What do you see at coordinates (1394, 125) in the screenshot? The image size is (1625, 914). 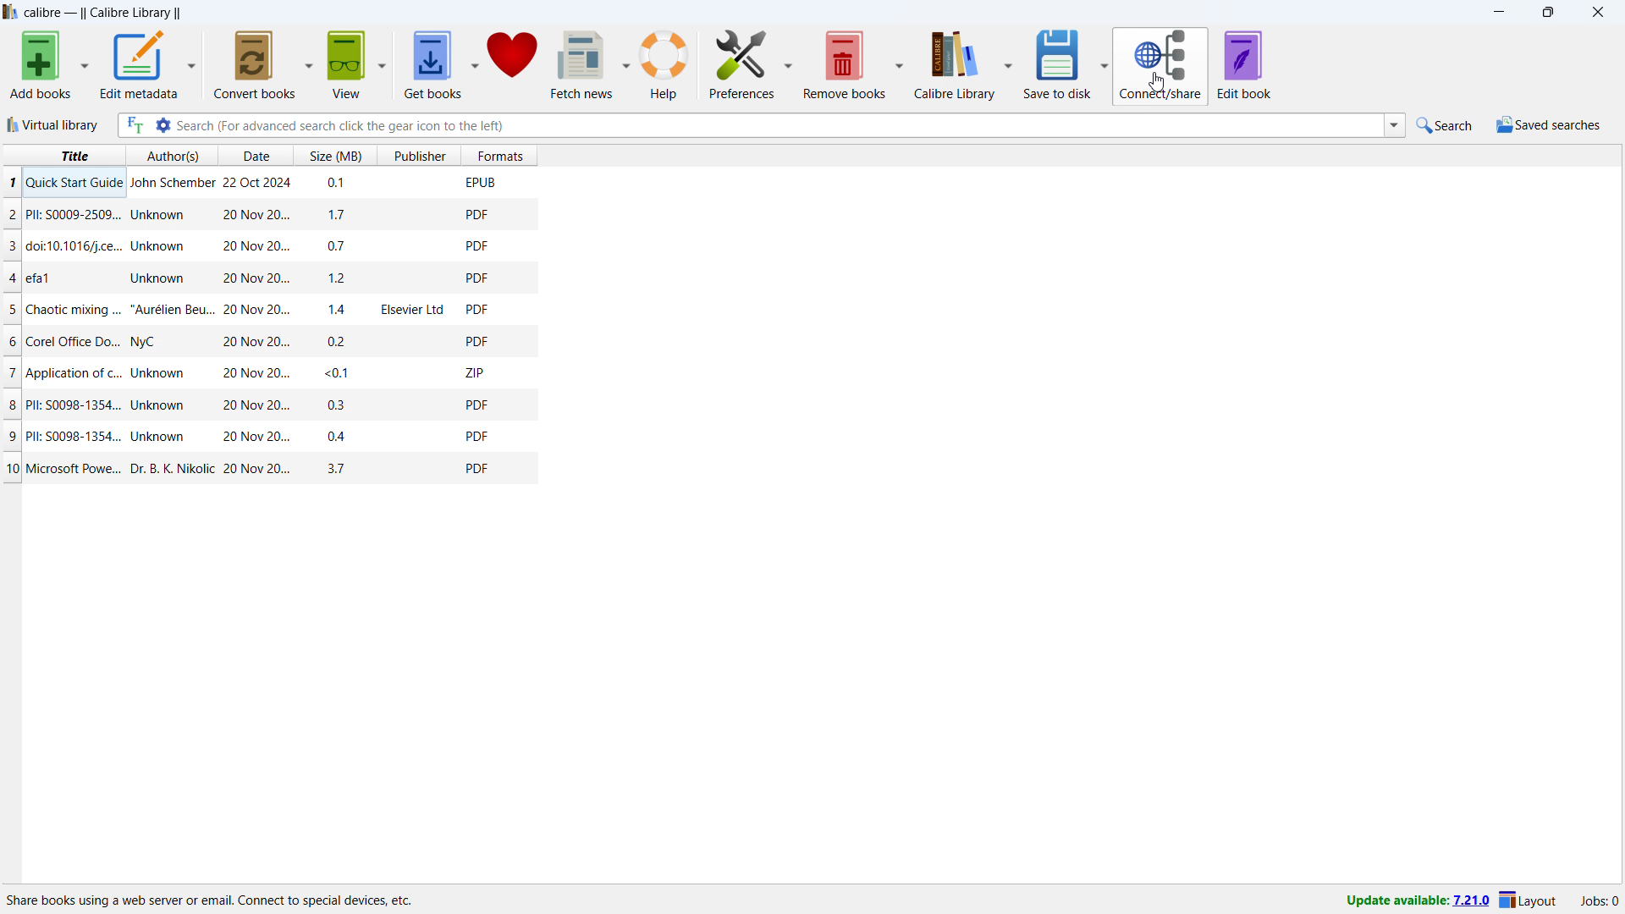 I see `search history` at bounding box center [1394, 125].